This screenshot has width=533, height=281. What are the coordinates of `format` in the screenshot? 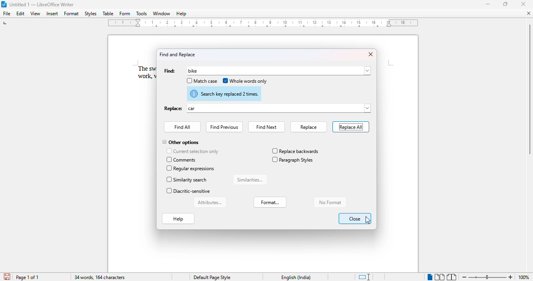 It's located at (270, 202).